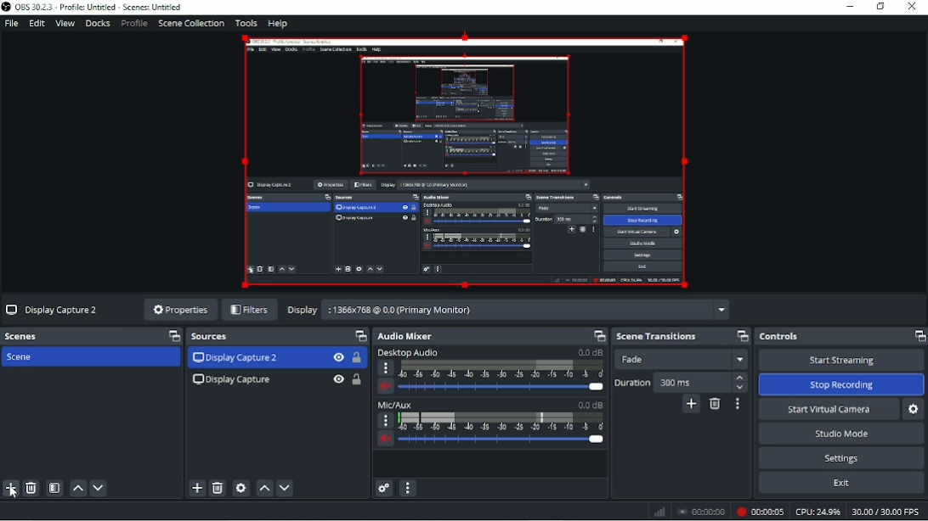 The height and width of the screenshot is (521, 928). What do you see at coordinates (357, 379) in the screenshot?
I see `Lock` at bounding box center [357, 379].